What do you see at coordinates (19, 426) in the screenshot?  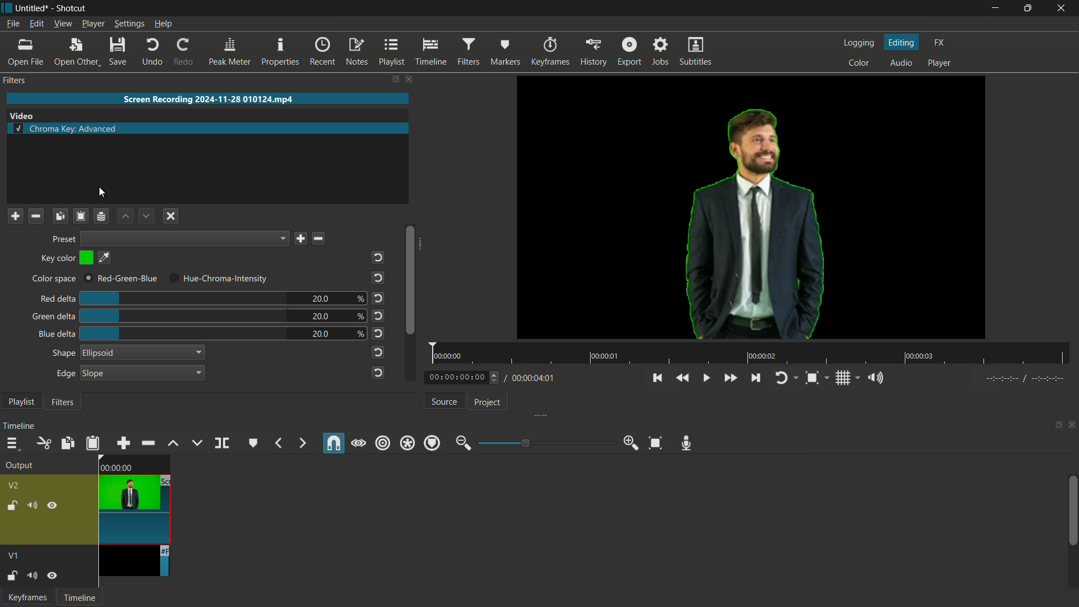 I see `timeline` at bounding box center [19, 426].